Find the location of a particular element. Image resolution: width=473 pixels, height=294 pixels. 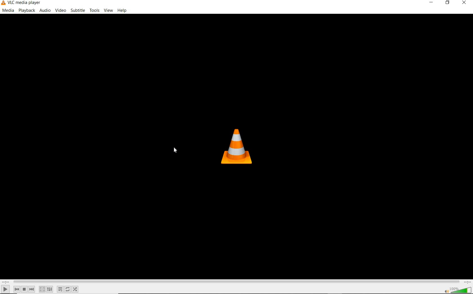

video is located at coordinates (61, 10).